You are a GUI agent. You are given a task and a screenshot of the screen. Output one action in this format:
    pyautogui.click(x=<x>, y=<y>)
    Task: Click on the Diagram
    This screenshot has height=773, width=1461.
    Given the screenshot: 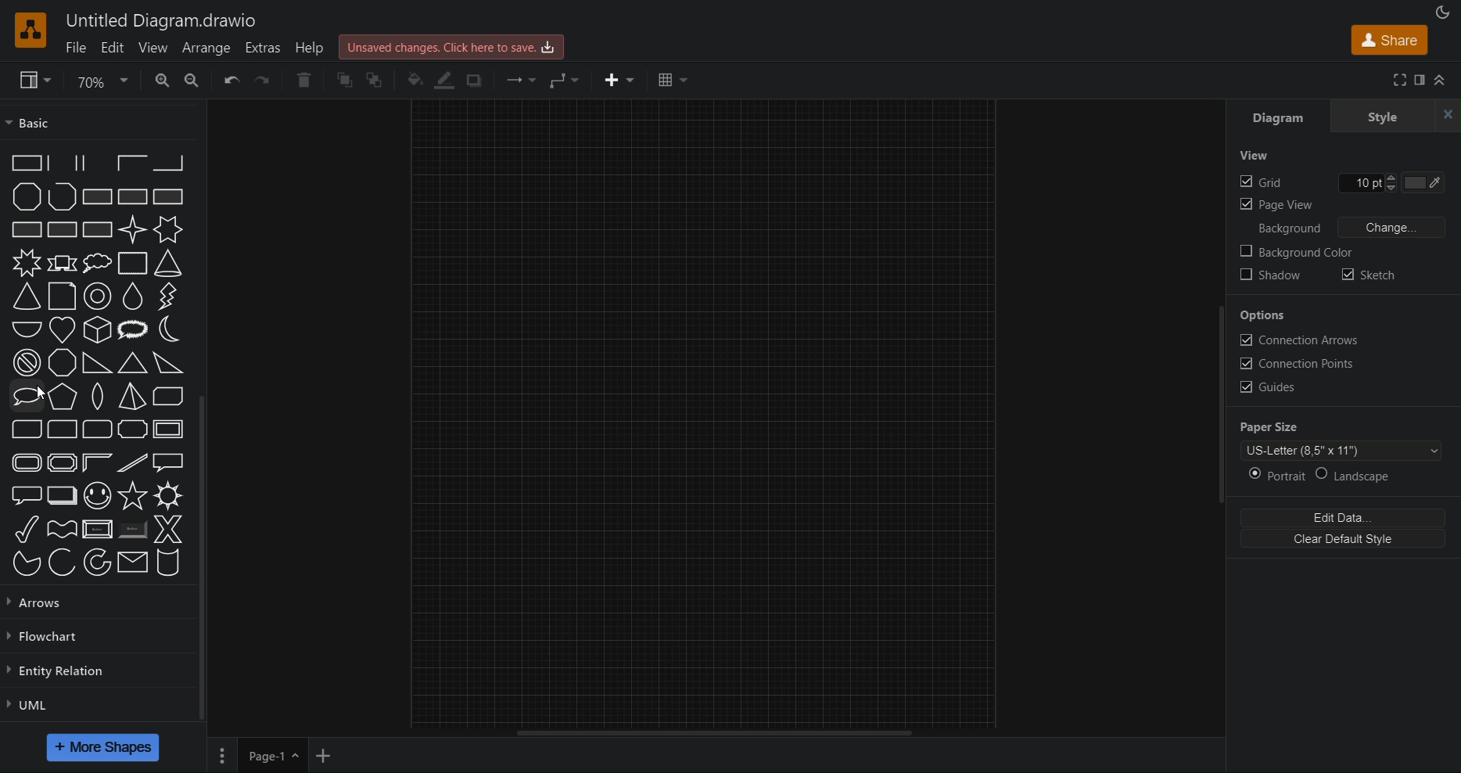 What is the action you would take?
    pyautogui.click(x=1278, y=119)
    